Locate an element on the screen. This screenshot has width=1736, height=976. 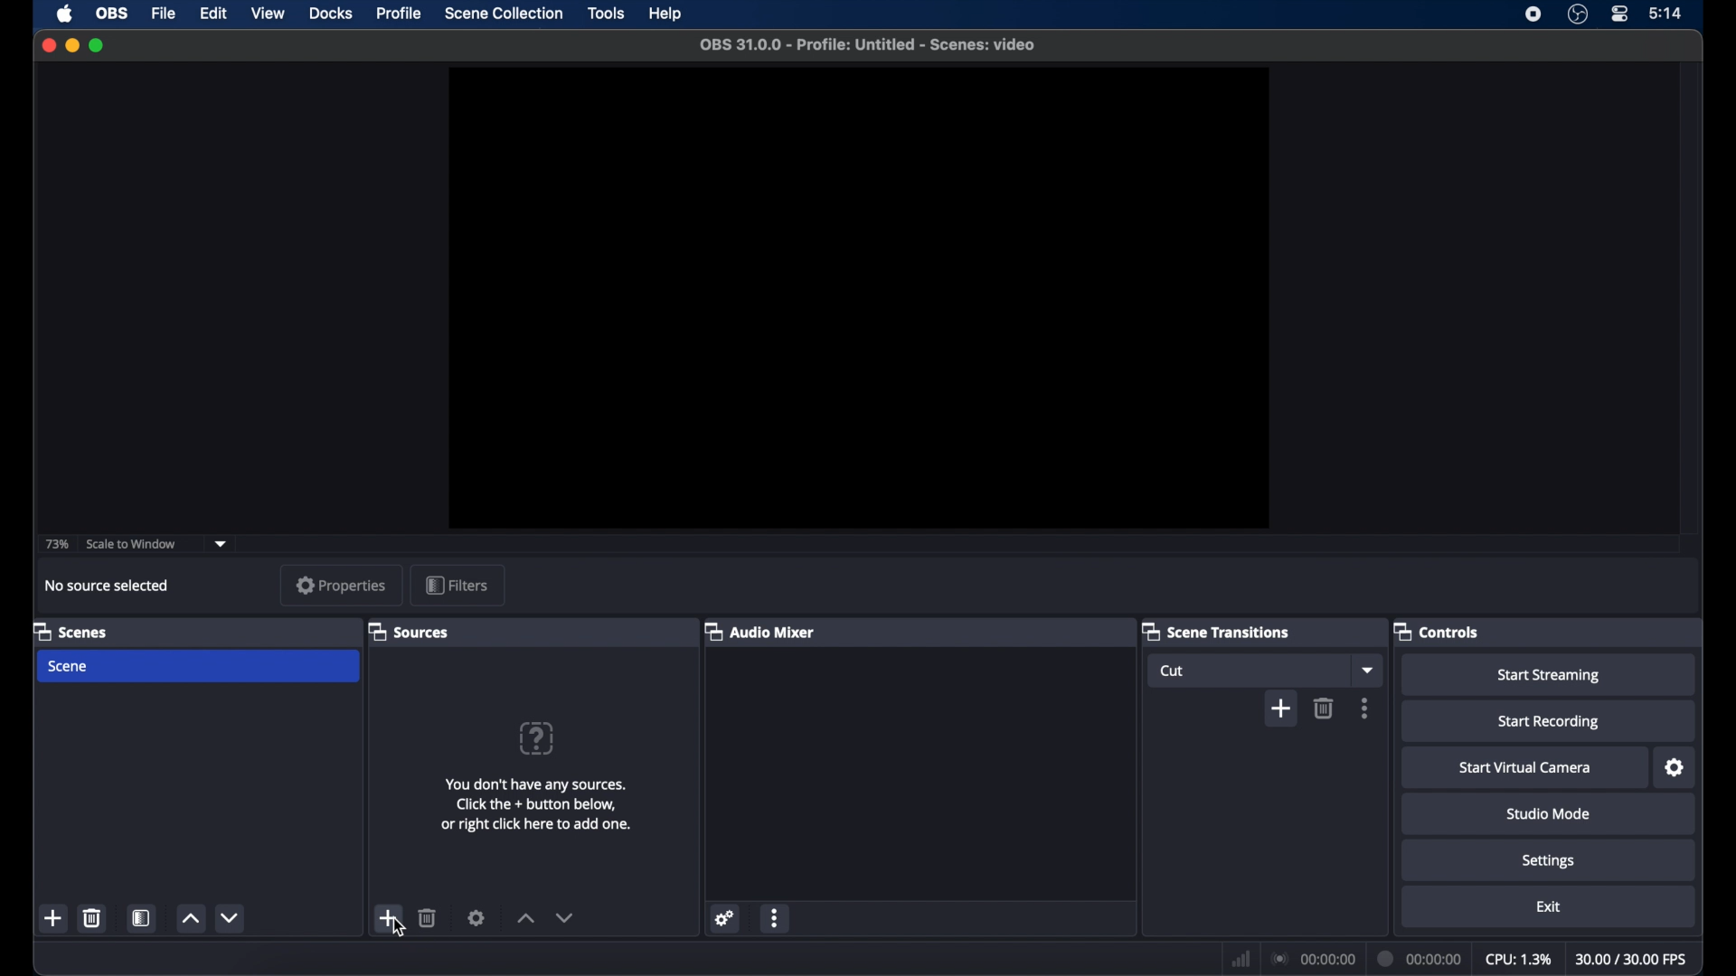
decrement is located at coordinates (565, 918).